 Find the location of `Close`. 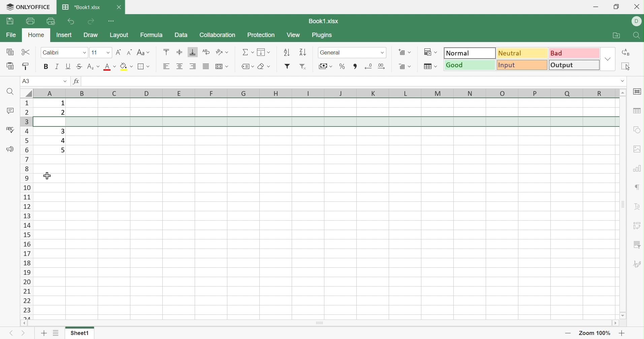

Close is located at coordinates (119, 6).